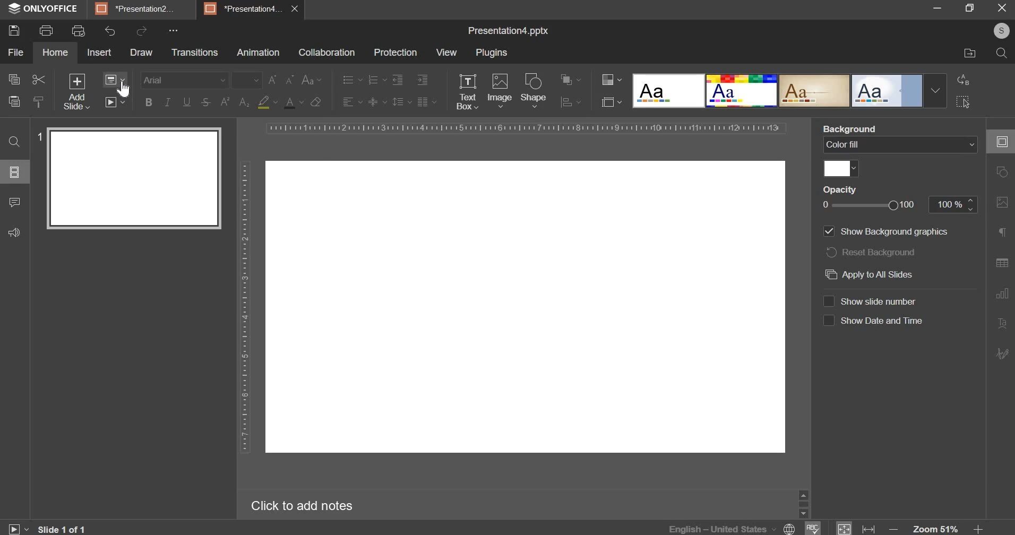 The height and width of the screenshot is (535, 1015). Describe the element at coordinates (854, 128) in the screenshot. I see `background` at that location.